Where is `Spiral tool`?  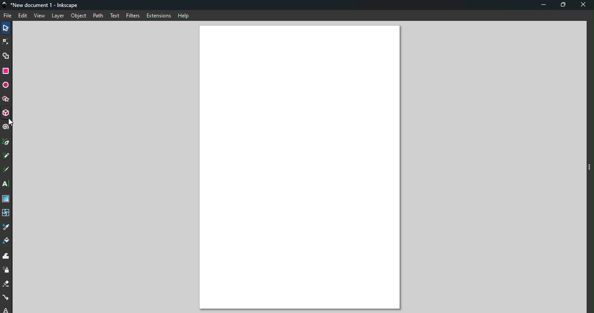 Spiral tool is located at coordinates (6, 129).